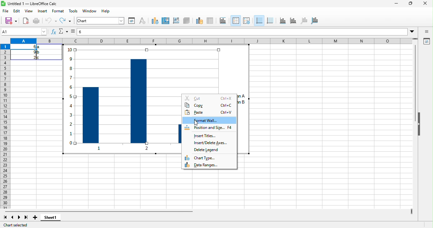 The width and height of the screenshot is (433, 228). Describe the element at coordinates (211, 21) in the screenshot. I see `data table` at that location.